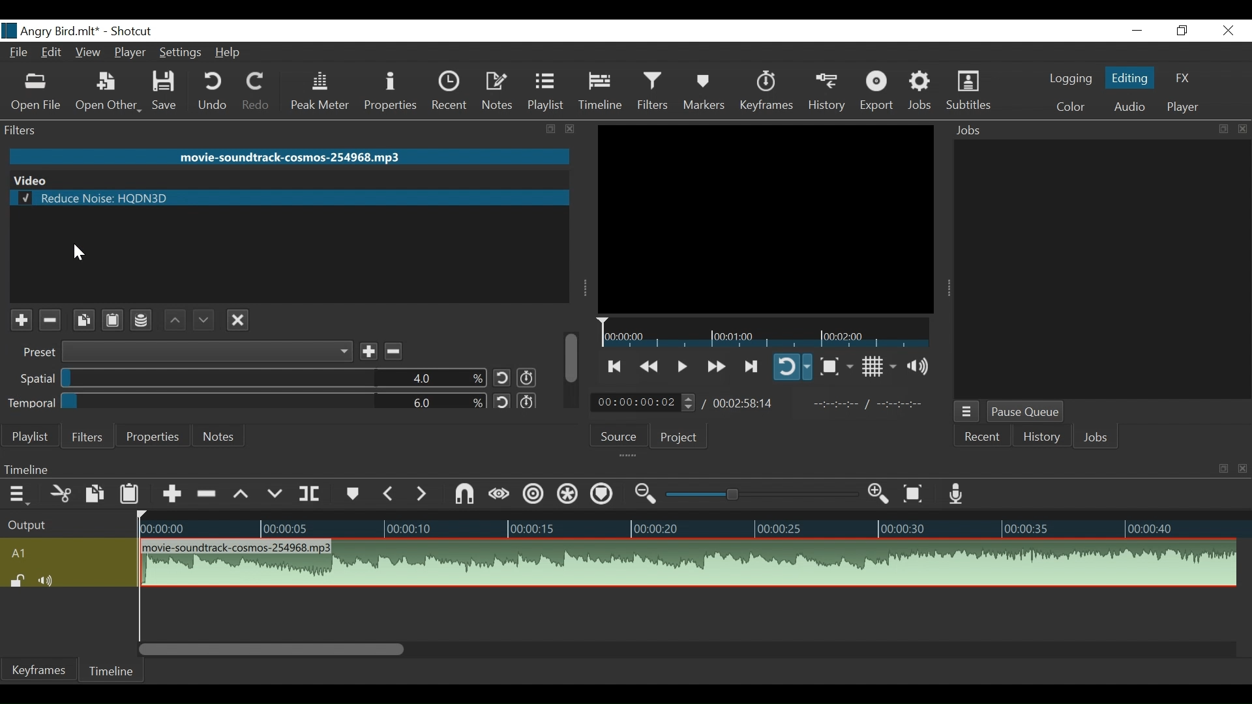 The height and width of the screenshot is (704, 1252). Describe the element at coordinates (167, 93) in the screenshot. I see `Save` at that location.